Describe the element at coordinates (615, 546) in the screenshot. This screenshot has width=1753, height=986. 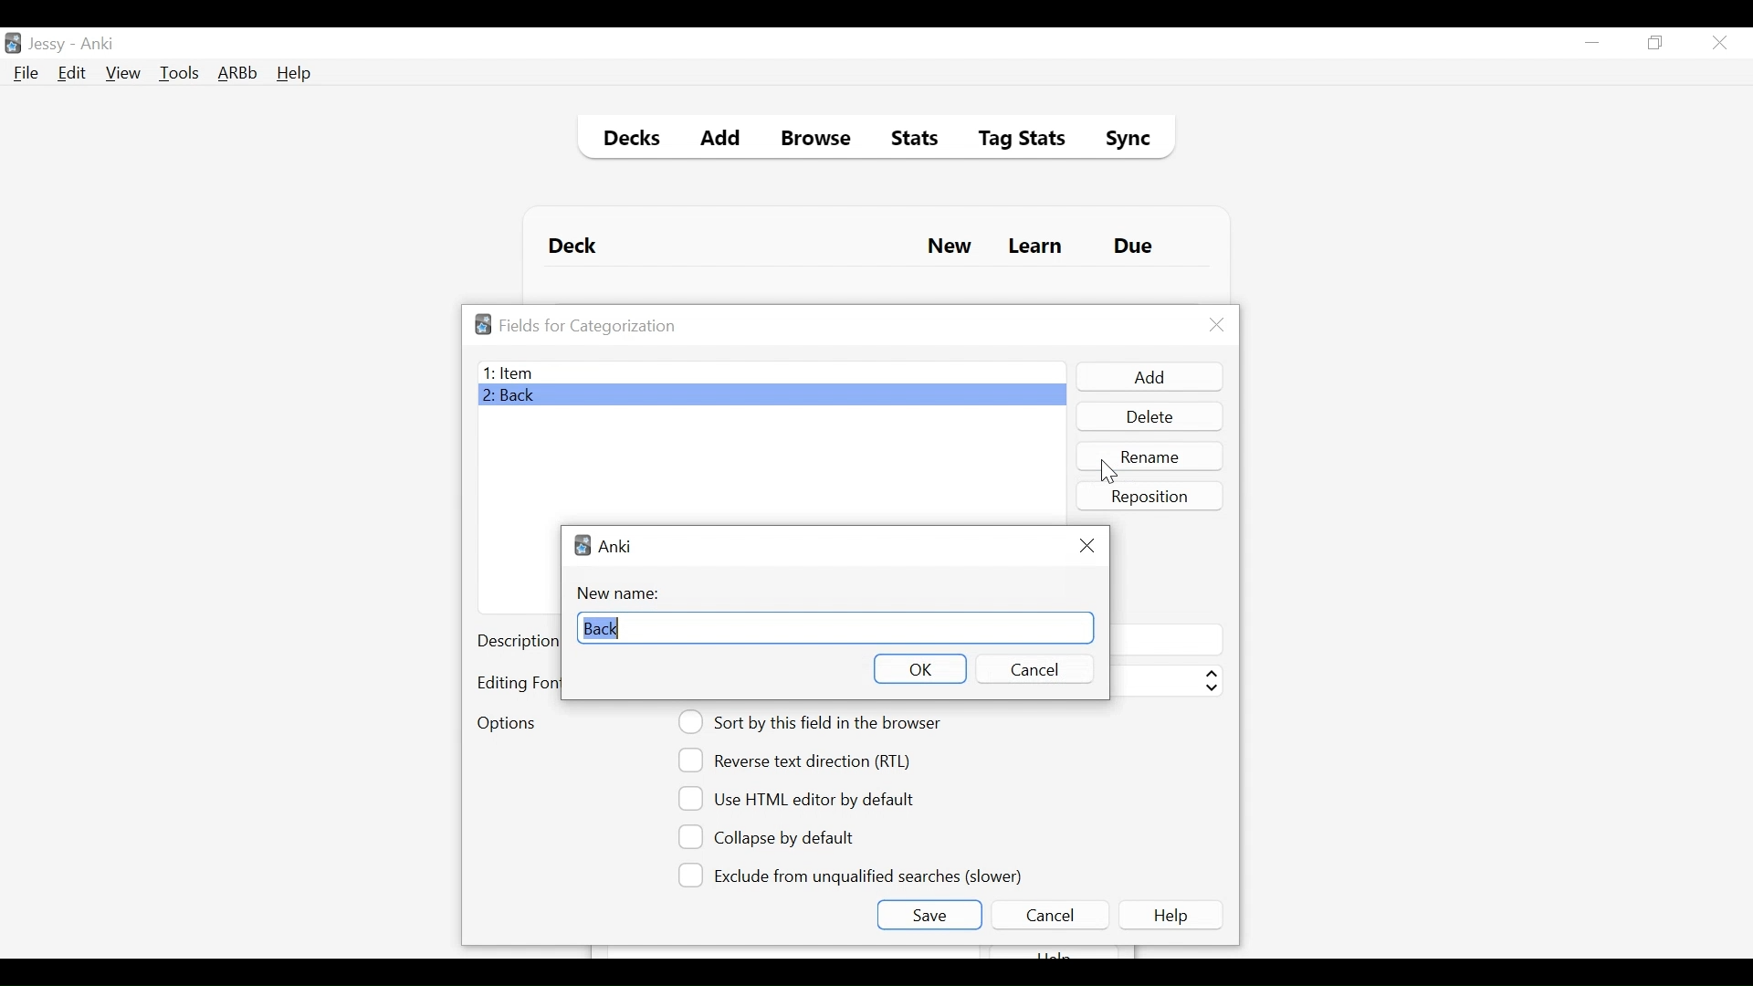
I see `Anki` at that location.